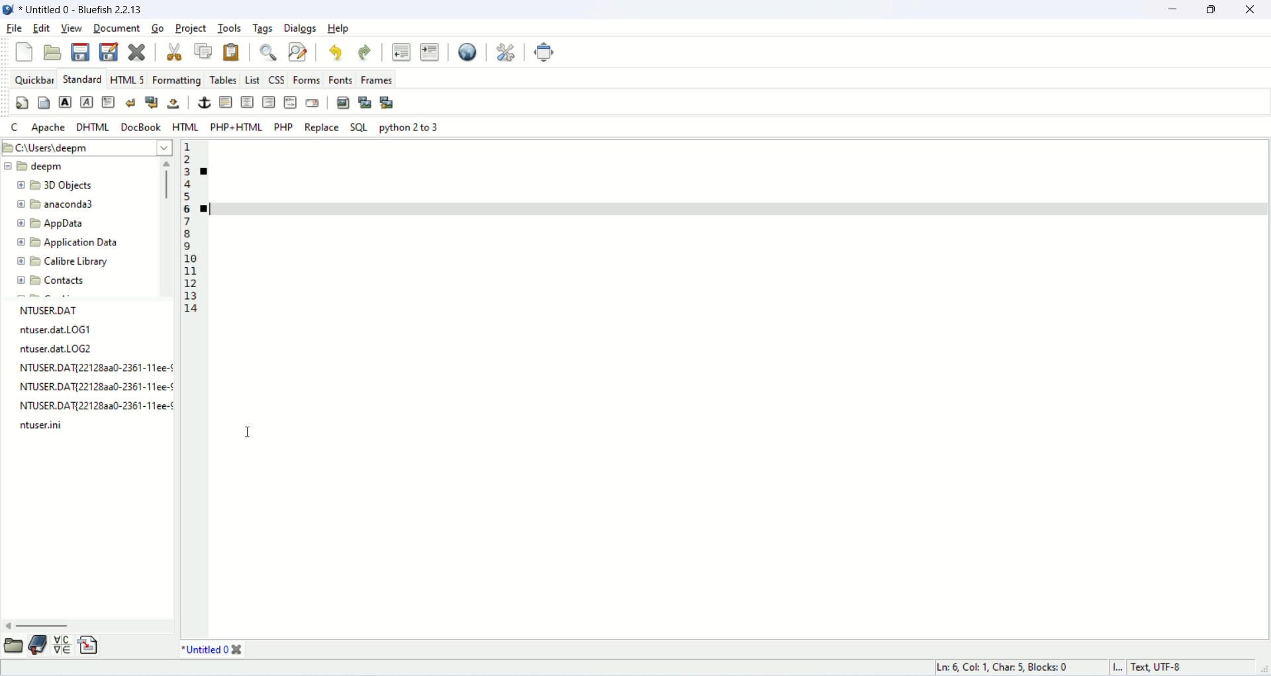 The width and height of the screenshot is (1271, 676). What do you see at coordinates (48, 167) in the screenshot?
I see `folder name` at bounding box center [48, 167].